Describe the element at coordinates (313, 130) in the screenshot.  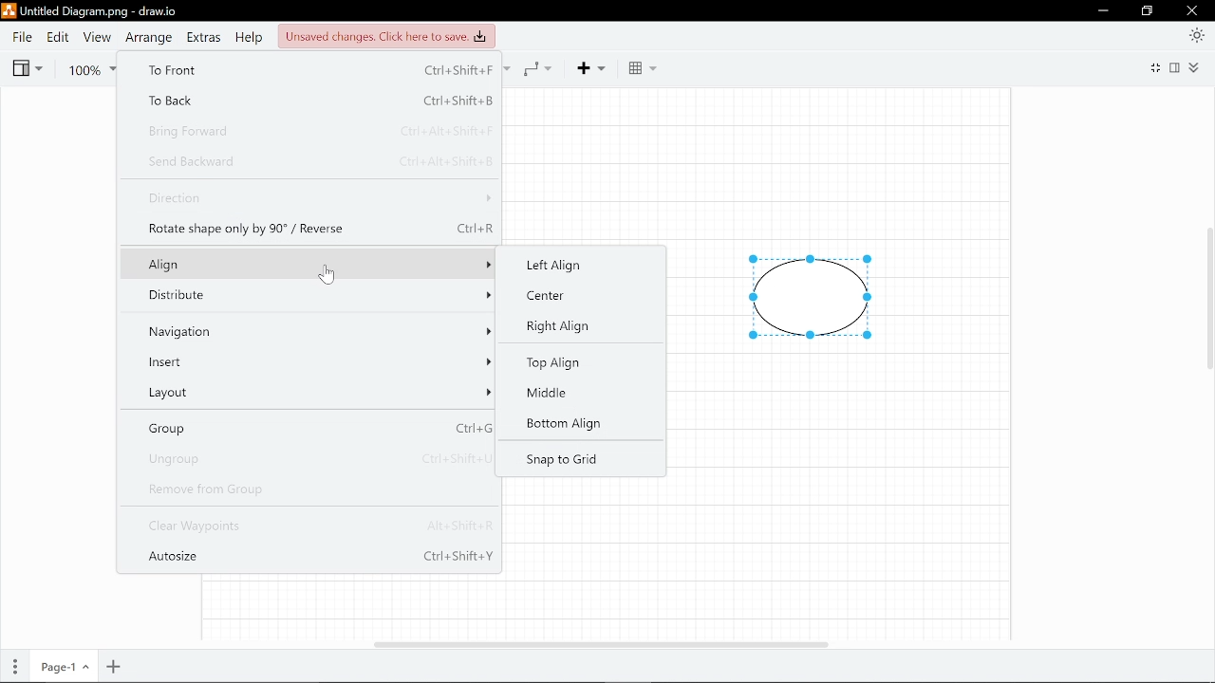
I see `Bring Forward` at that location.